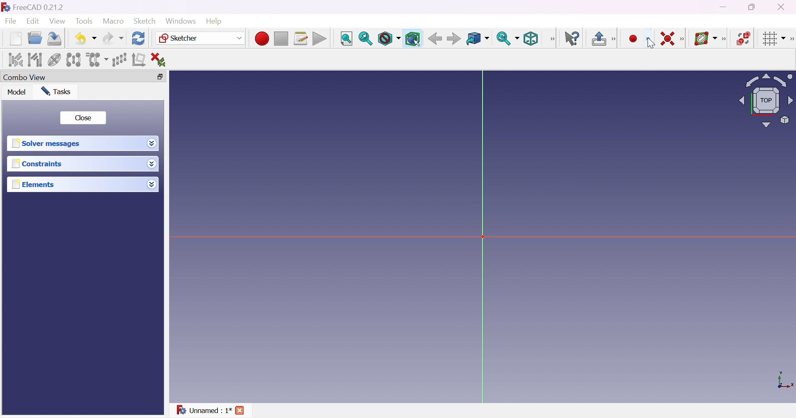  I want to click on Viewing angle, so click(766, 100).